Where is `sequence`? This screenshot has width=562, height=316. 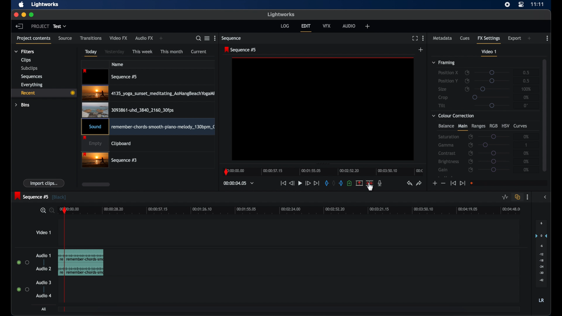 sequence is located at coordinates (232, 38).